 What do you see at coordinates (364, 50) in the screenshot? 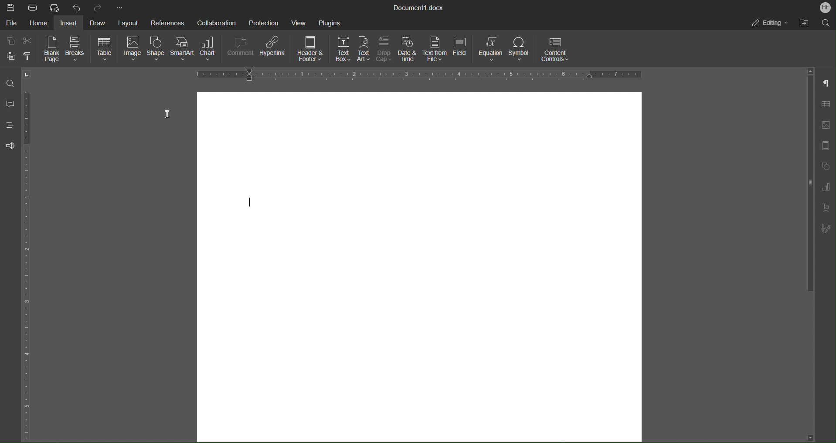
I see `Text Art` at bounding box center [364, 50].